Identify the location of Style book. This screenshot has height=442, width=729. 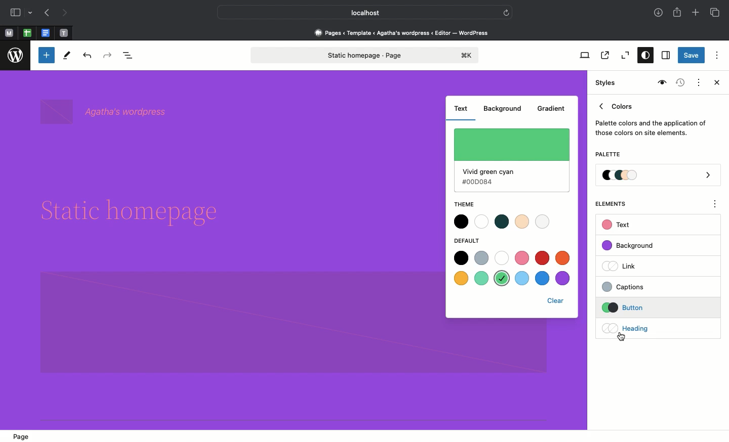
(661, 83).